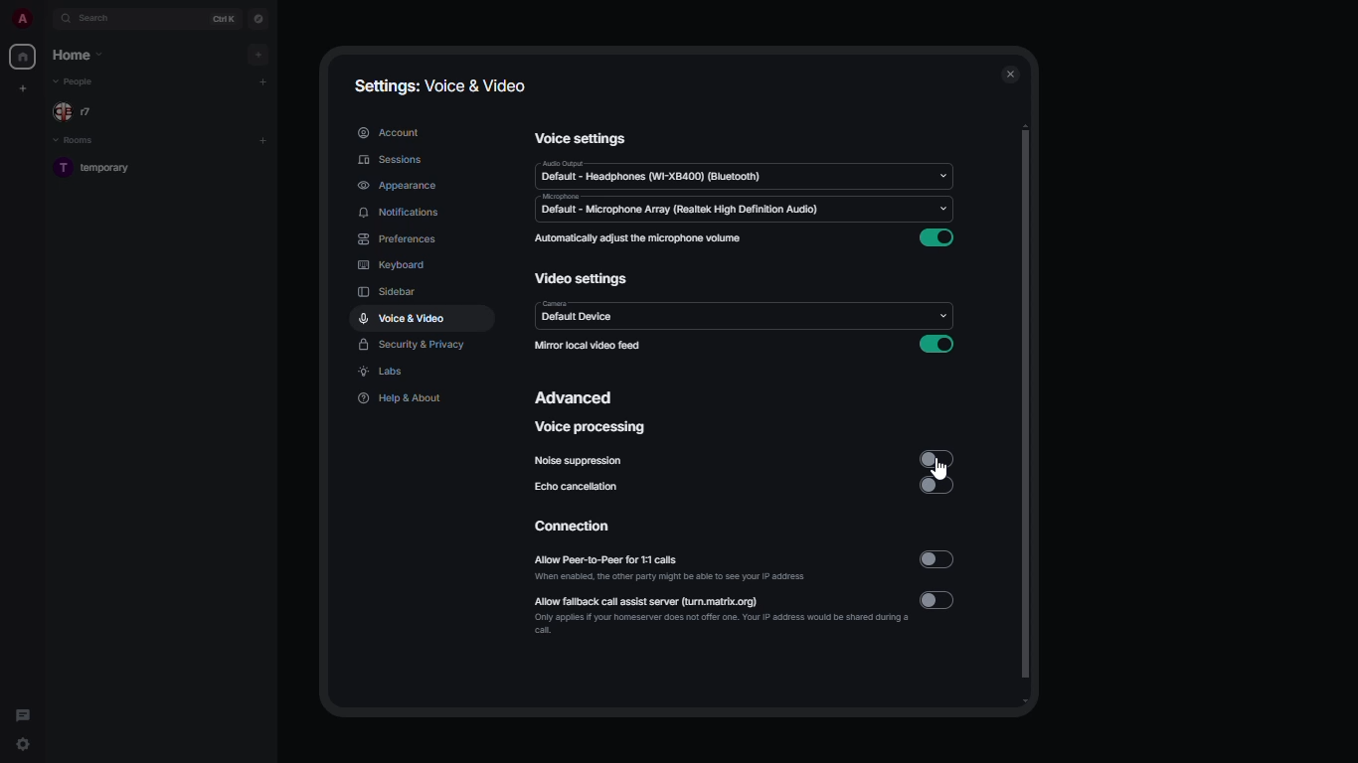 The width and height of the screenshot is (1358, 763). What do you see at coordinates (591, 428) in the screenshot?
I see `voice processing` at bounding box center [591, 428].